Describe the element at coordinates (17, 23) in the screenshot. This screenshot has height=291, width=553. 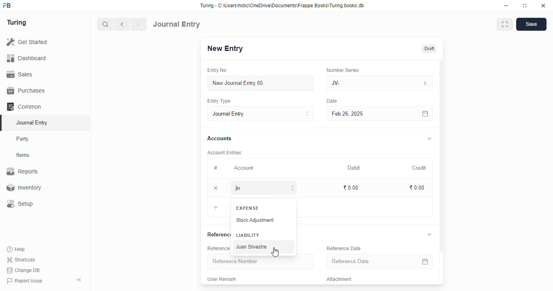
I see `turing` at that location.